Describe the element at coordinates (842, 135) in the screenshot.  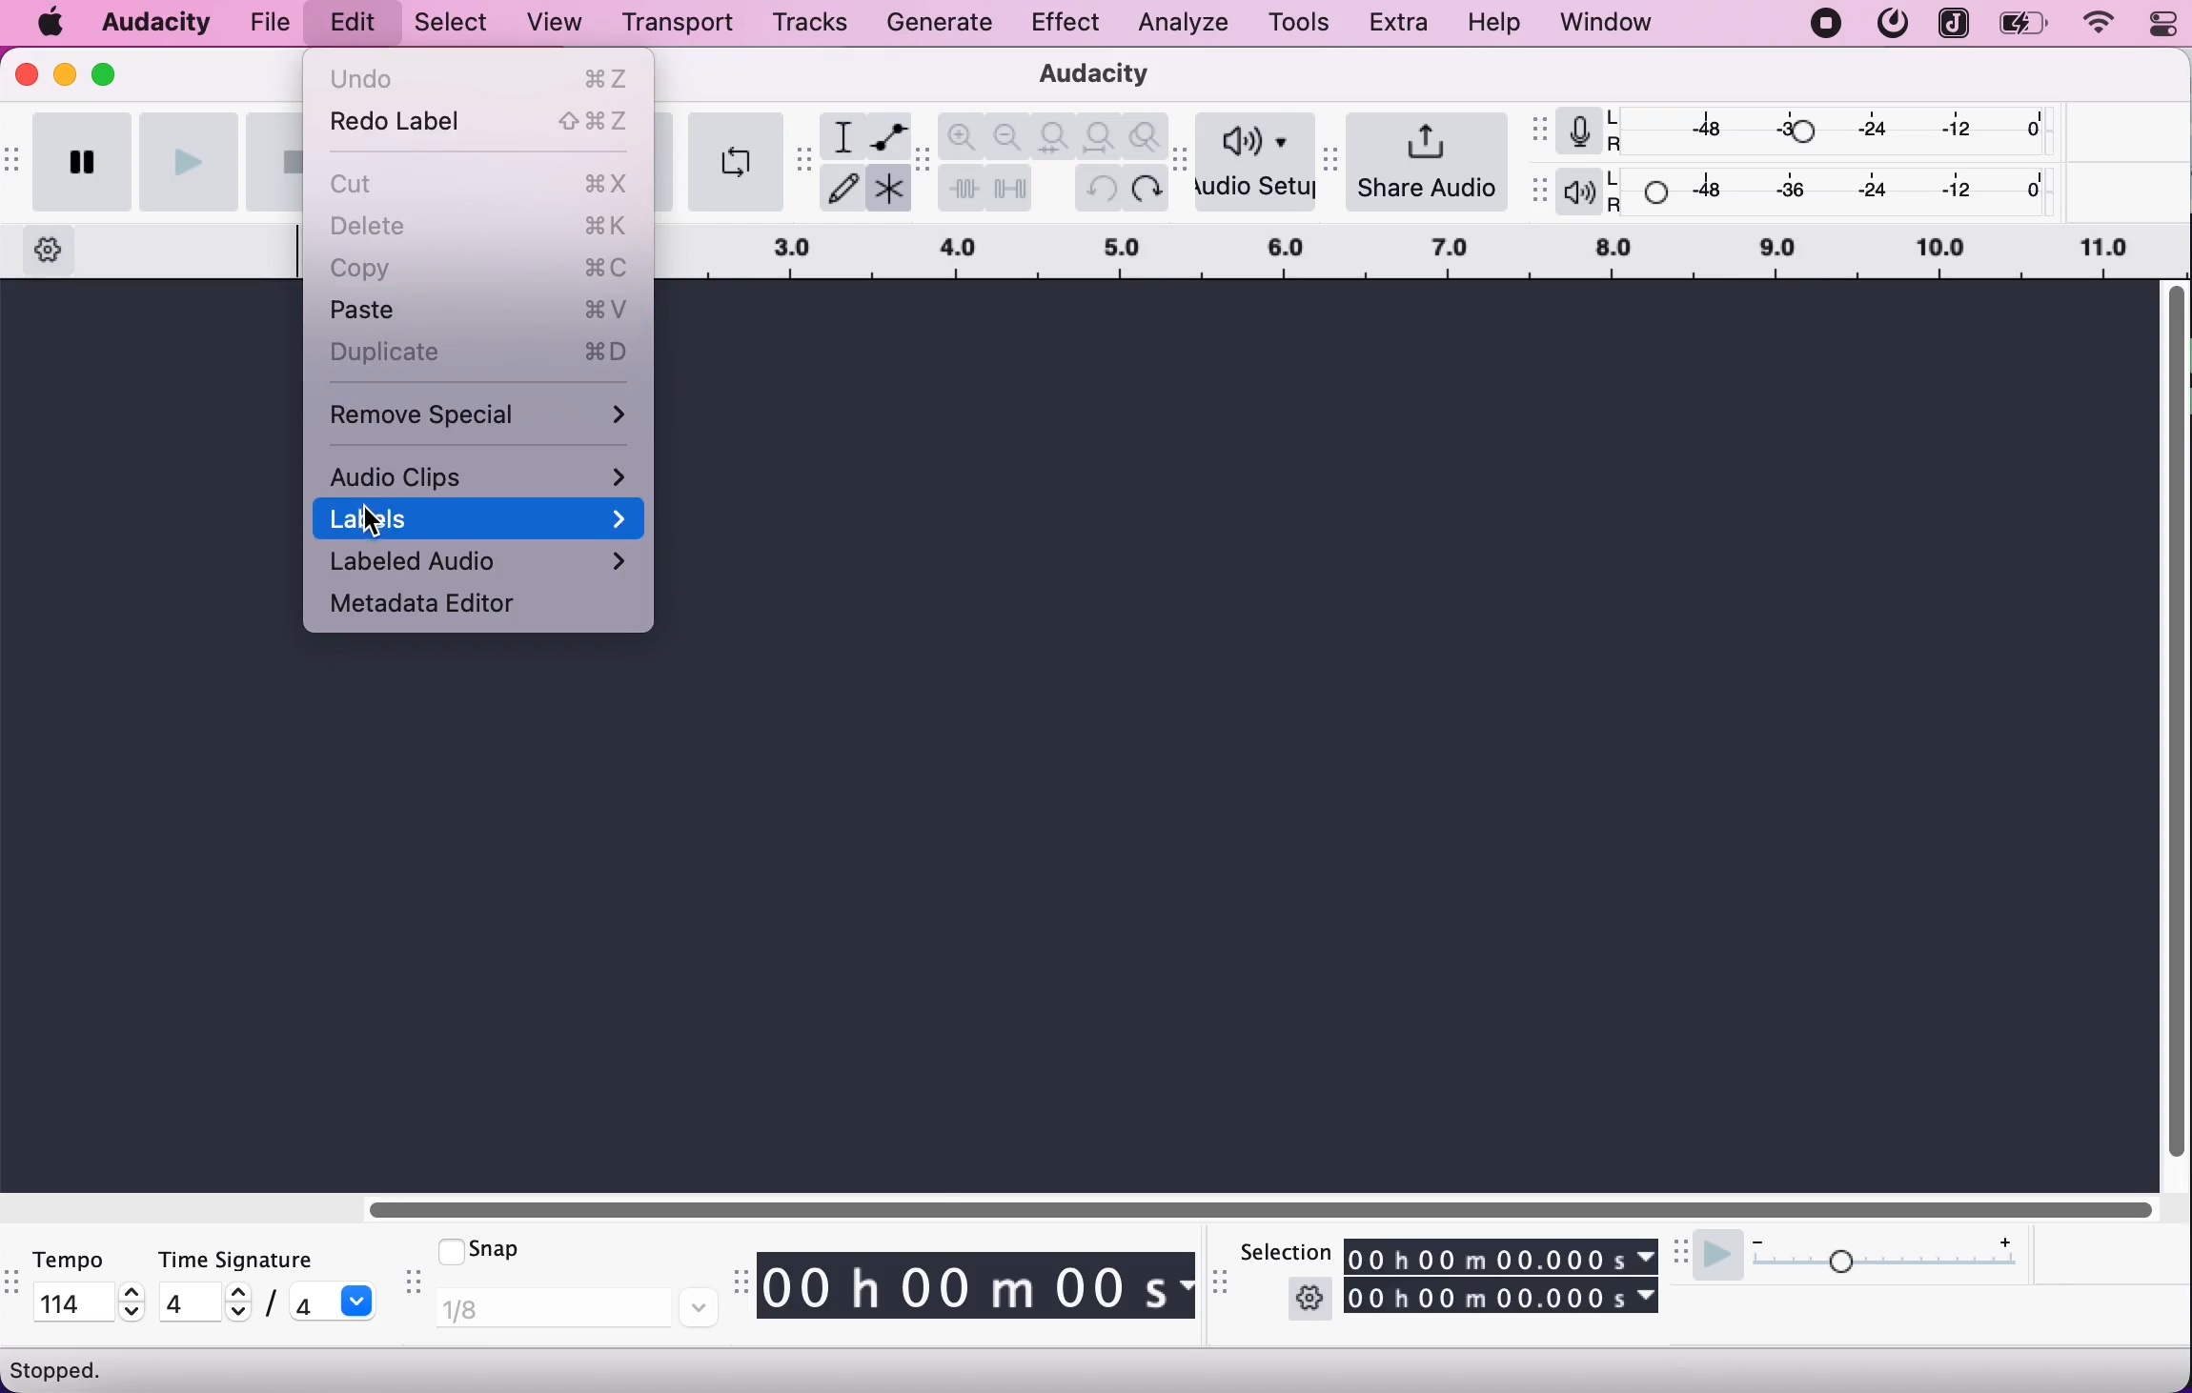
I see `selection tool` at that location.